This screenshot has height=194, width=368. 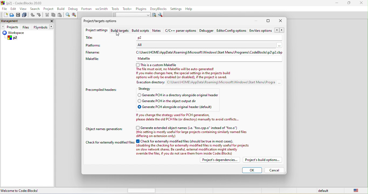 I want to click on object names generation, so click(x=104, y=131).